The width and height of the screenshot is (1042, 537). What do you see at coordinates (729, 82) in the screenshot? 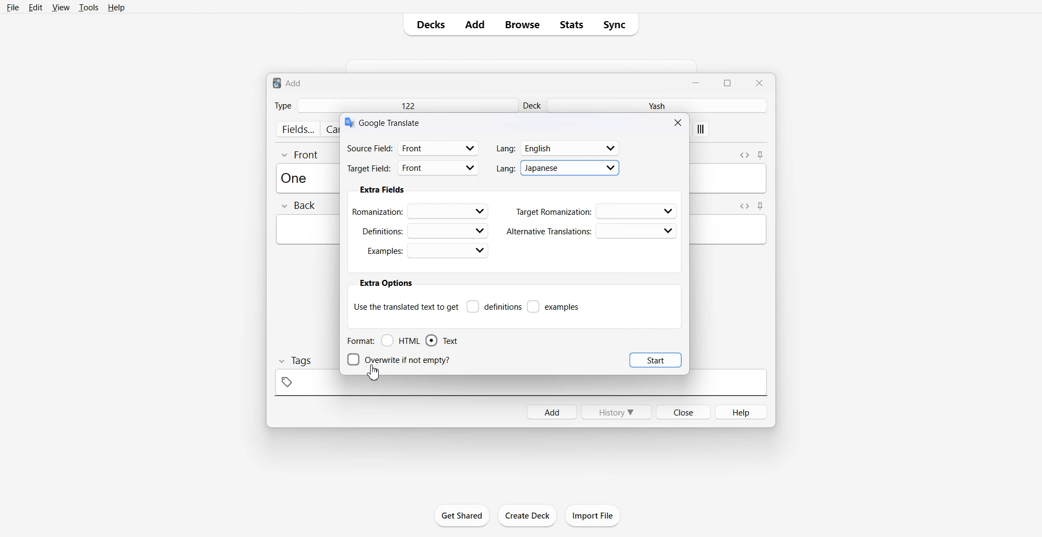
I see `Maximize` at bounding box center [729, 82].